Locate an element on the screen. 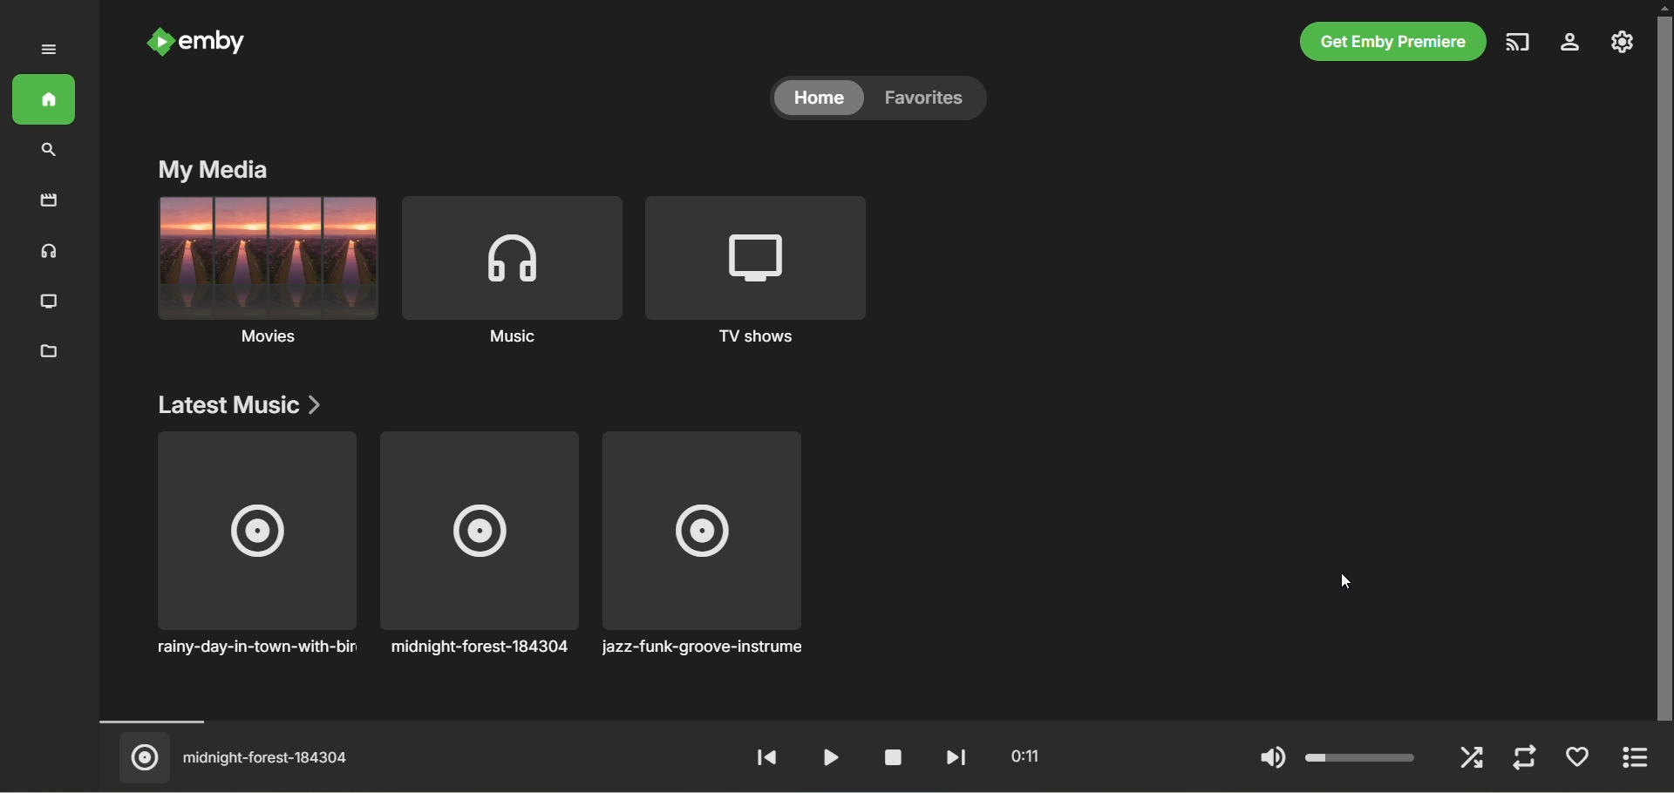  movies is located at coordinates (268, 270).